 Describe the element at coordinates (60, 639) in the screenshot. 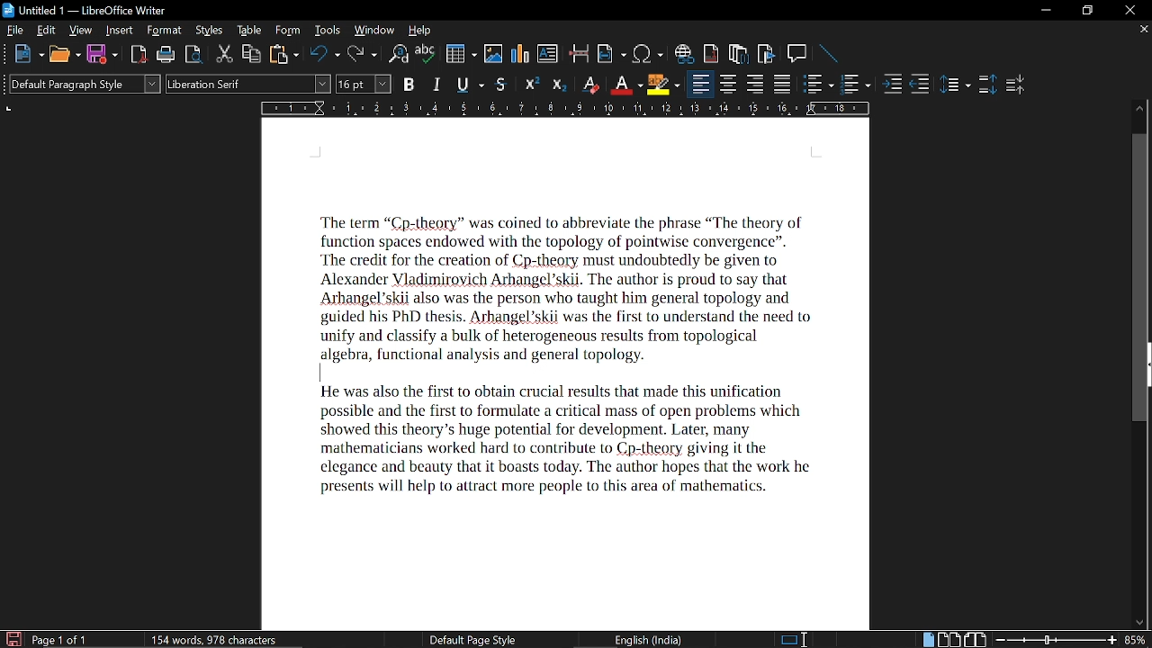

I see `Current page: page 1 of 1` at that location.